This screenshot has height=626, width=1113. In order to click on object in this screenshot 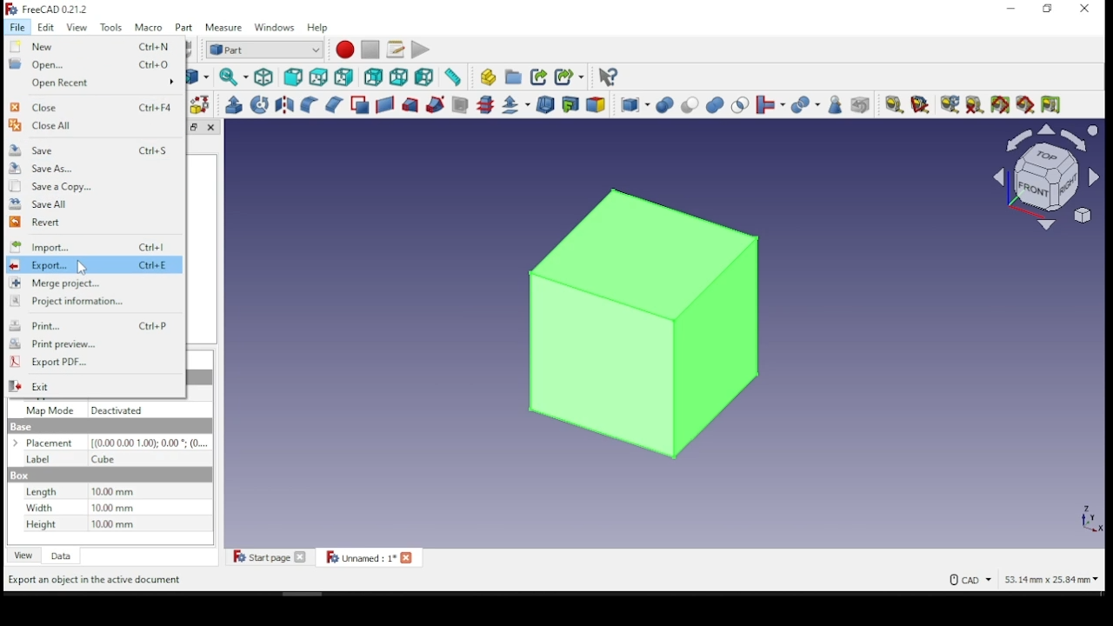, I will do `click(643, 319)`.